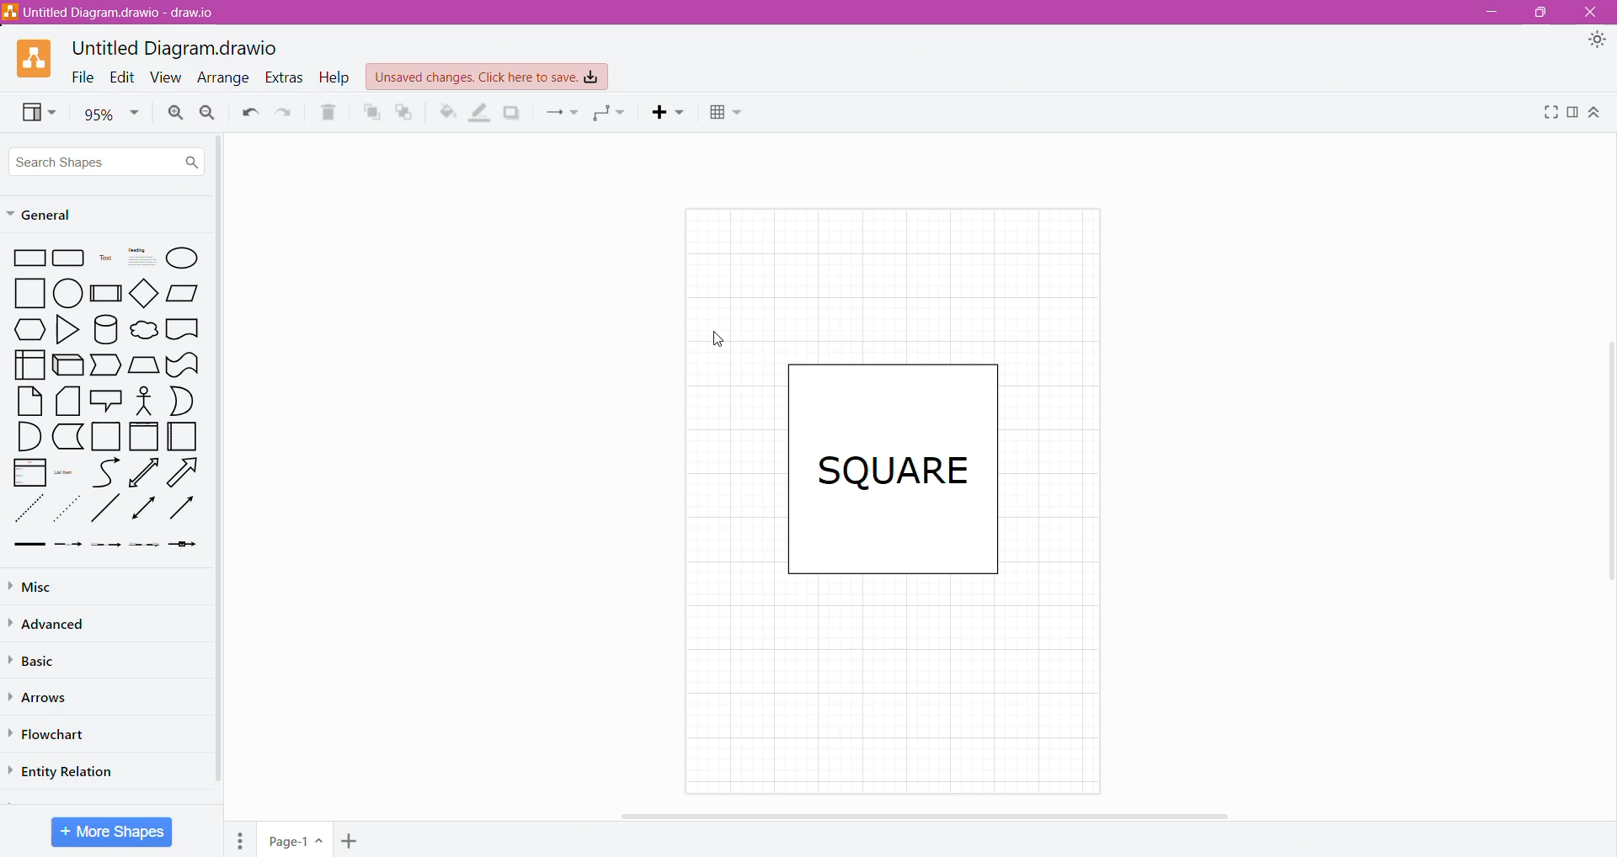 The height and width of the screenshot is (857, 1617). What do you see at coordinates (27, 293) in the screenshot?
I see `square` at bounding box center [27, 293].